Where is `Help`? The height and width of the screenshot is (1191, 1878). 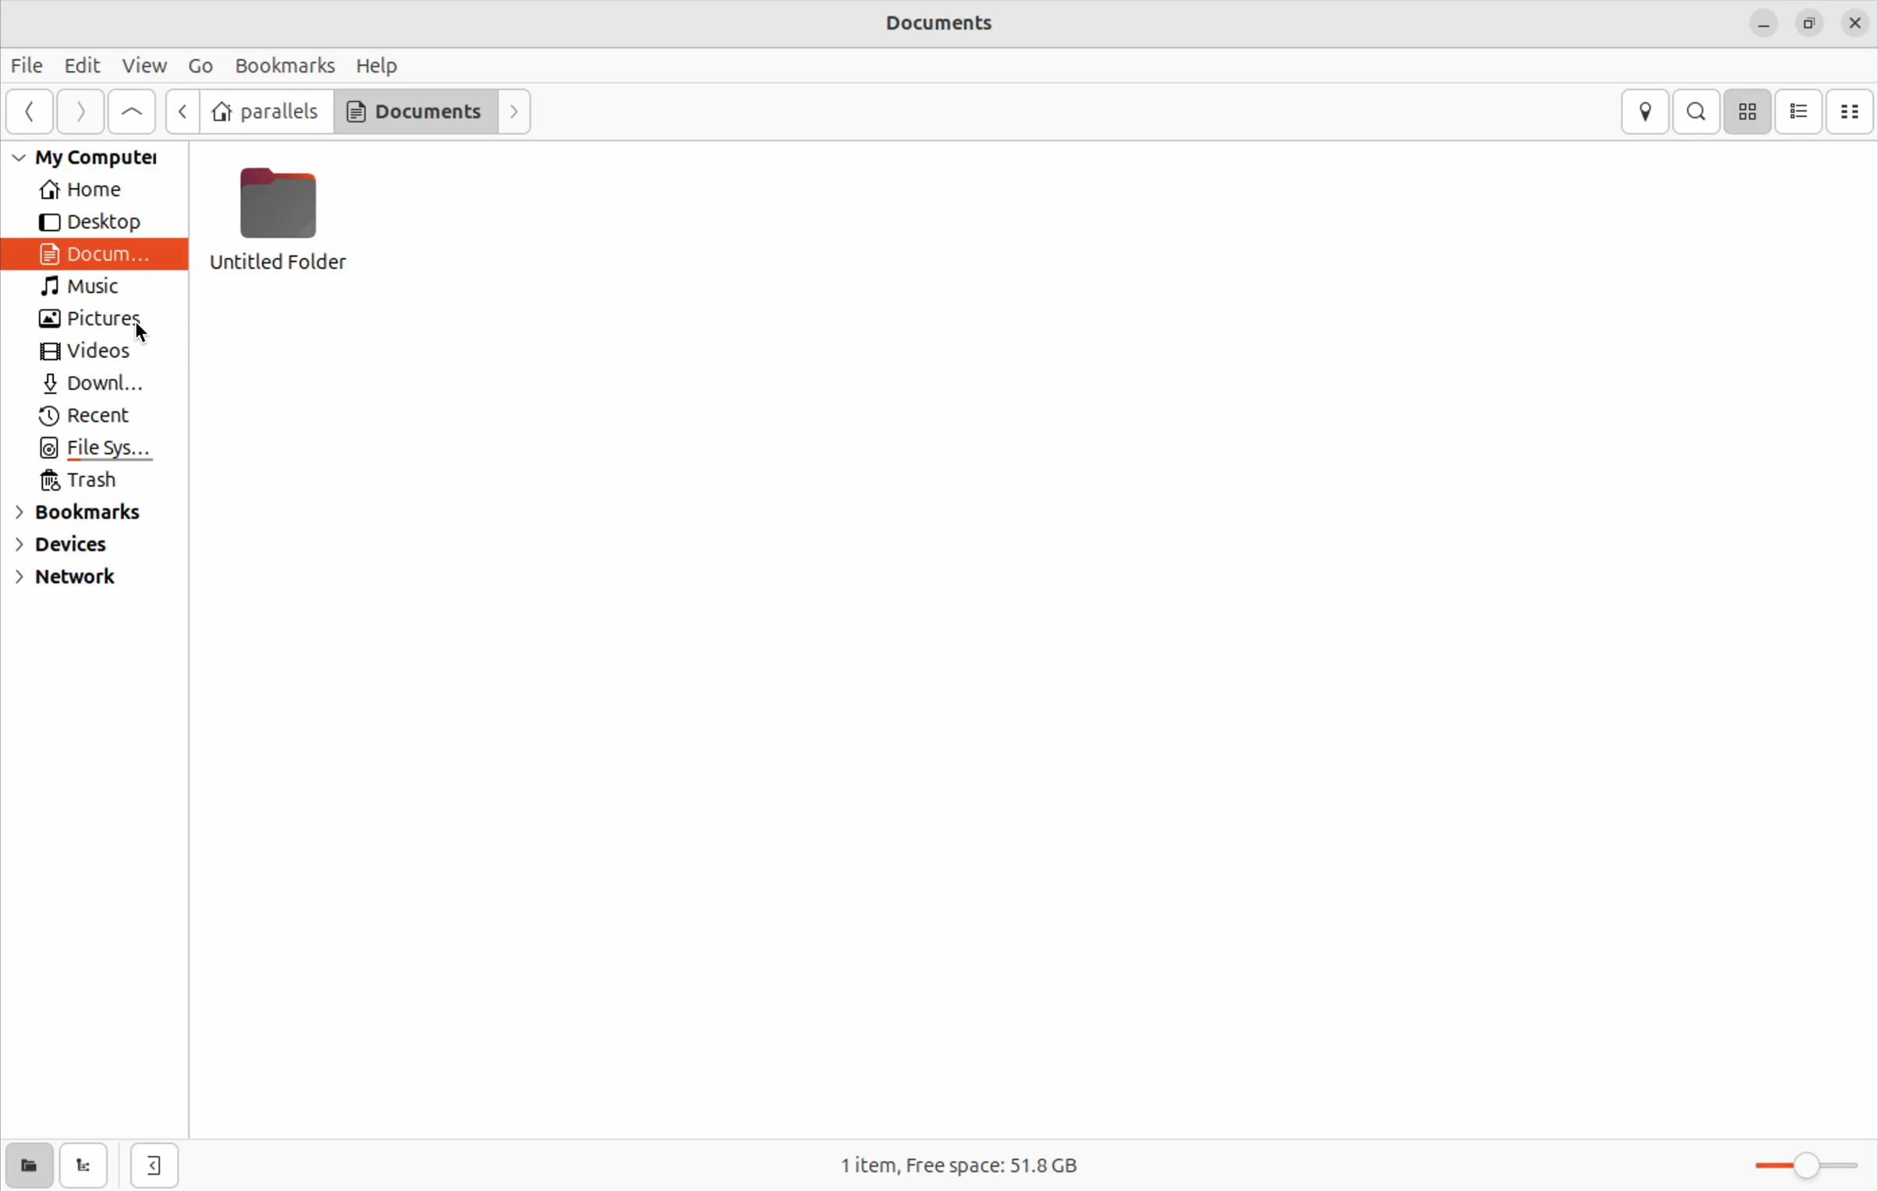 Help is located at coordinates (377, 66).